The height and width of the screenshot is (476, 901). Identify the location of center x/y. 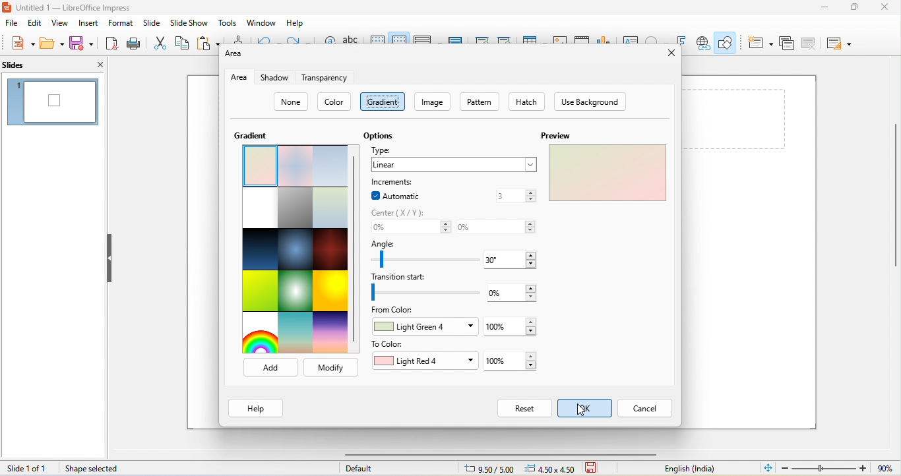
(402, 214).